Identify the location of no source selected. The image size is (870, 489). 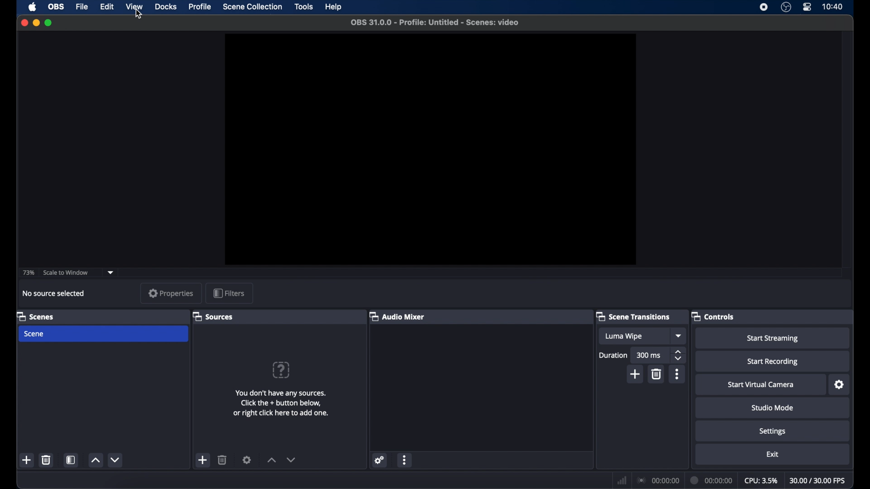
(54, 293).